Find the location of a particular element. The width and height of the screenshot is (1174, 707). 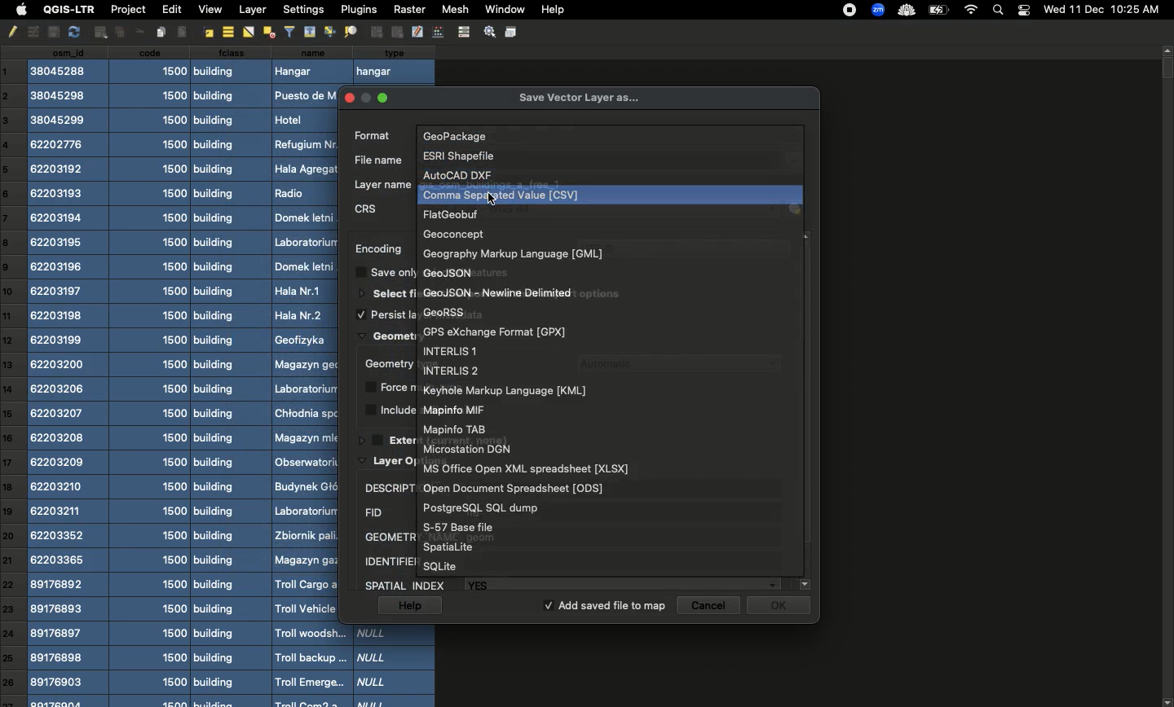

Format is located at coordinates (518, 487).